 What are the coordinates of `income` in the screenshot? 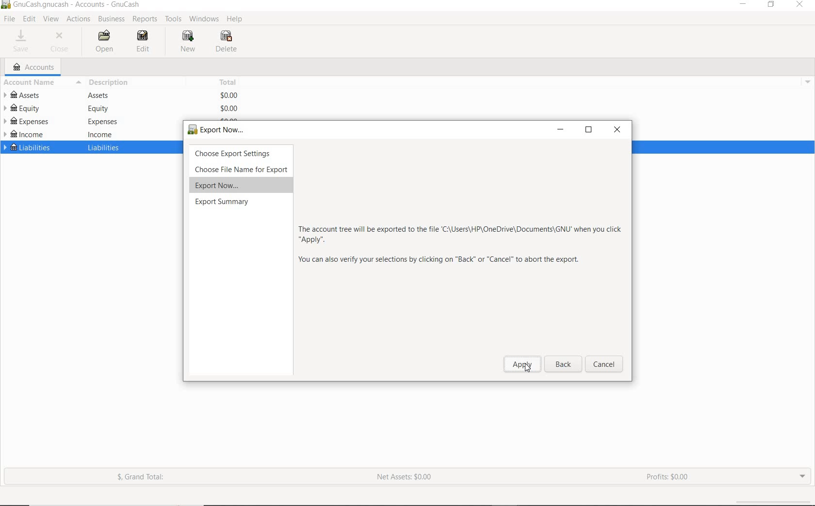 It's located at (99, 134).